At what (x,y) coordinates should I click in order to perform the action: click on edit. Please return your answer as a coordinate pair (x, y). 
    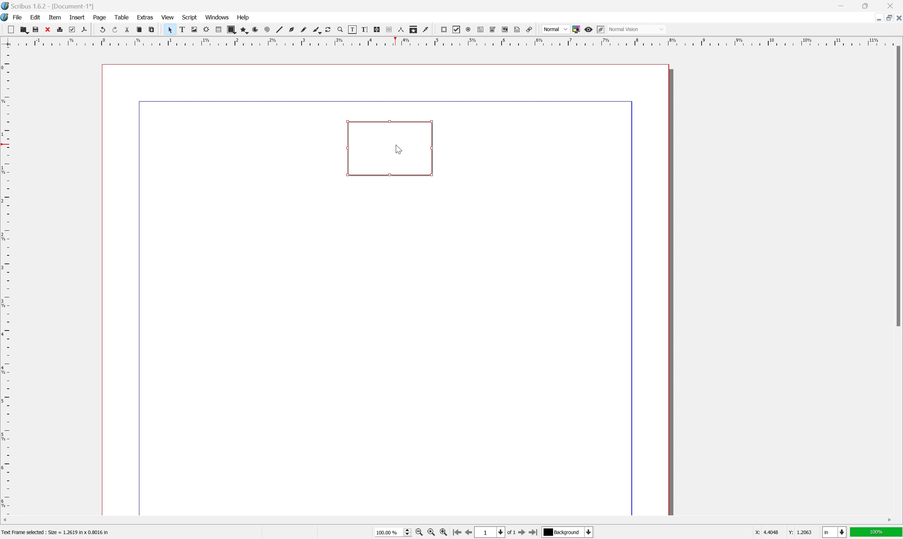
    Looking at the image, I should click on (36, 17).